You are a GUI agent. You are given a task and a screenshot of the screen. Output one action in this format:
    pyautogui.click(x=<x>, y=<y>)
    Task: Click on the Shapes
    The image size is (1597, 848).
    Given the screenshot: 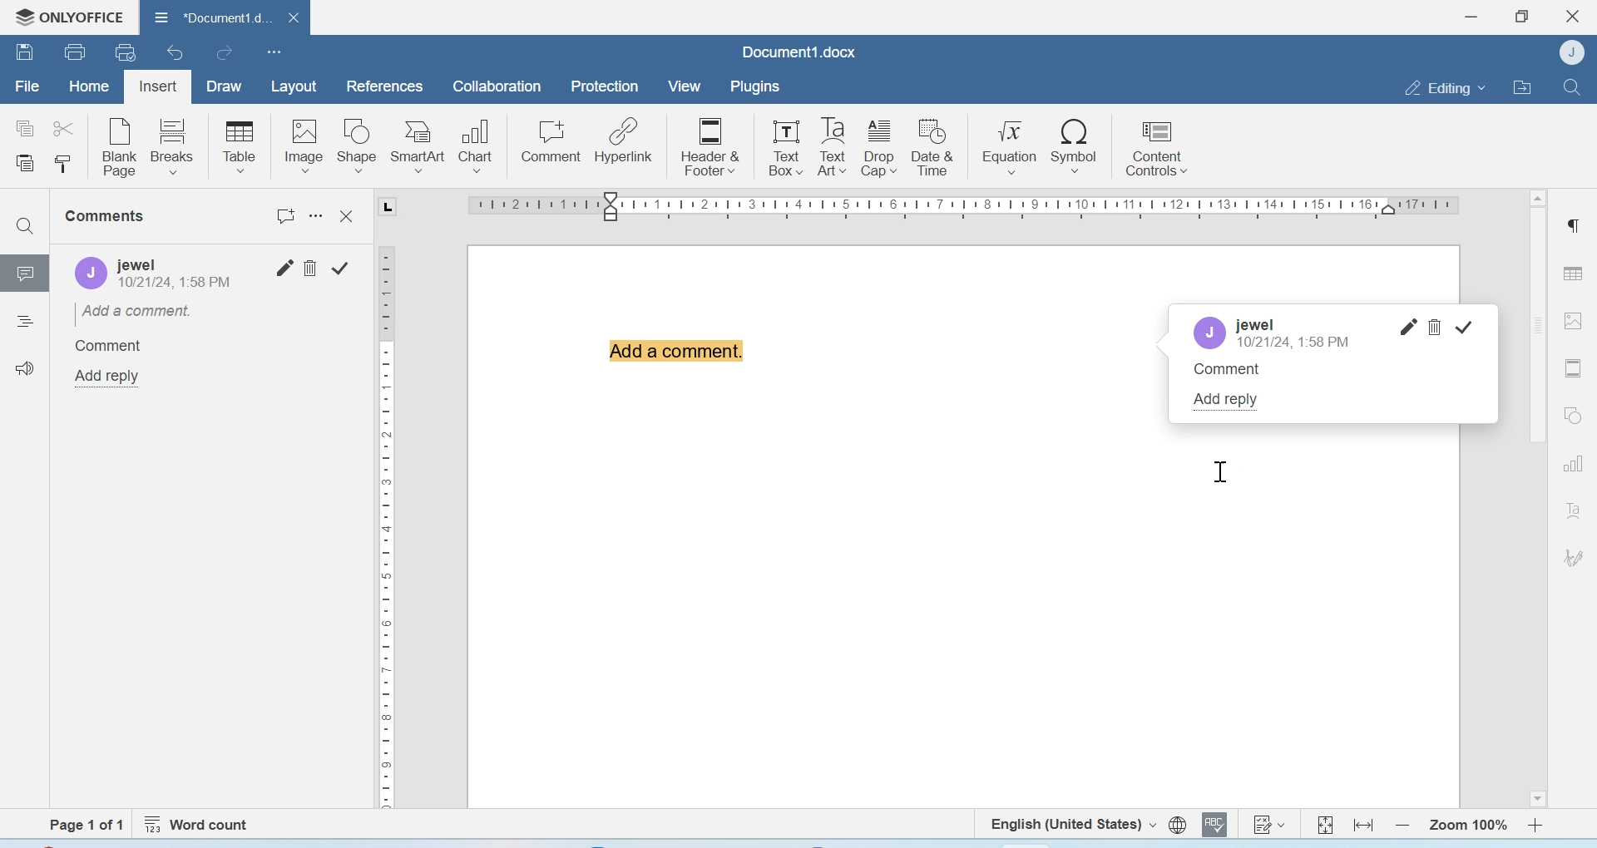 What is the action you would take?
    pyautogui.click(x=1575, y=414)
    